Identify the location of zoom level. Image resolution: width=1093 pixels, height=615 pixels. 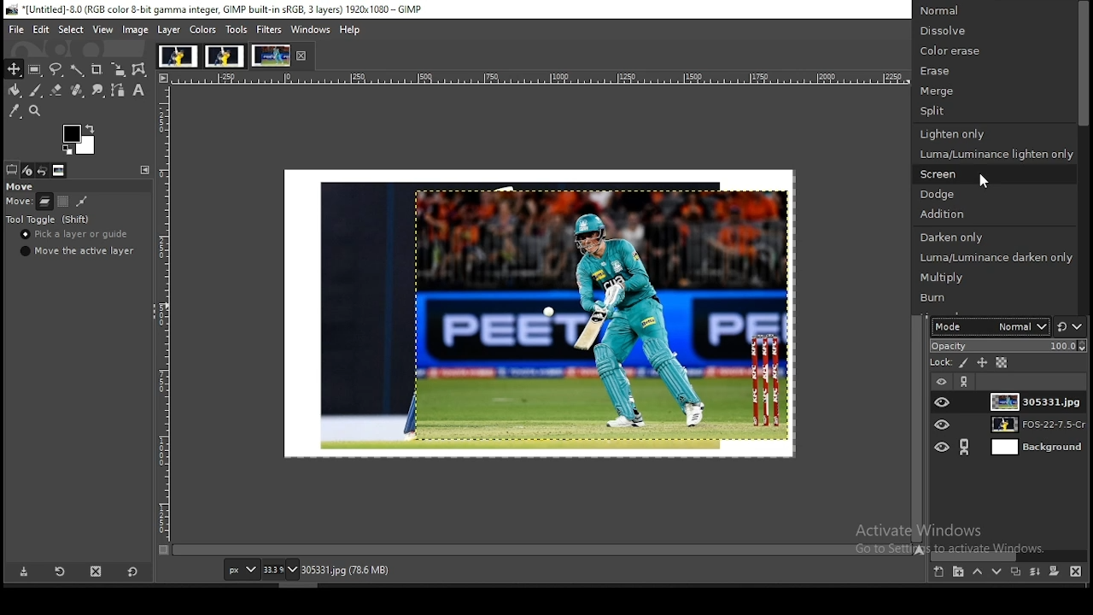
(280, 569).